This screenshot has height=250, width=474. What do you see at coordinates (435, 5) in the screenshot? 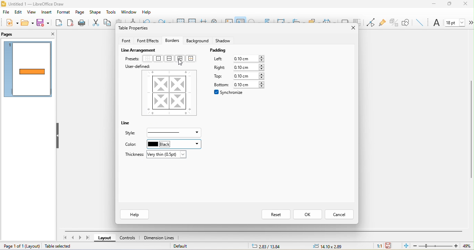
I see `minimize` at bounding box center [435, 5].